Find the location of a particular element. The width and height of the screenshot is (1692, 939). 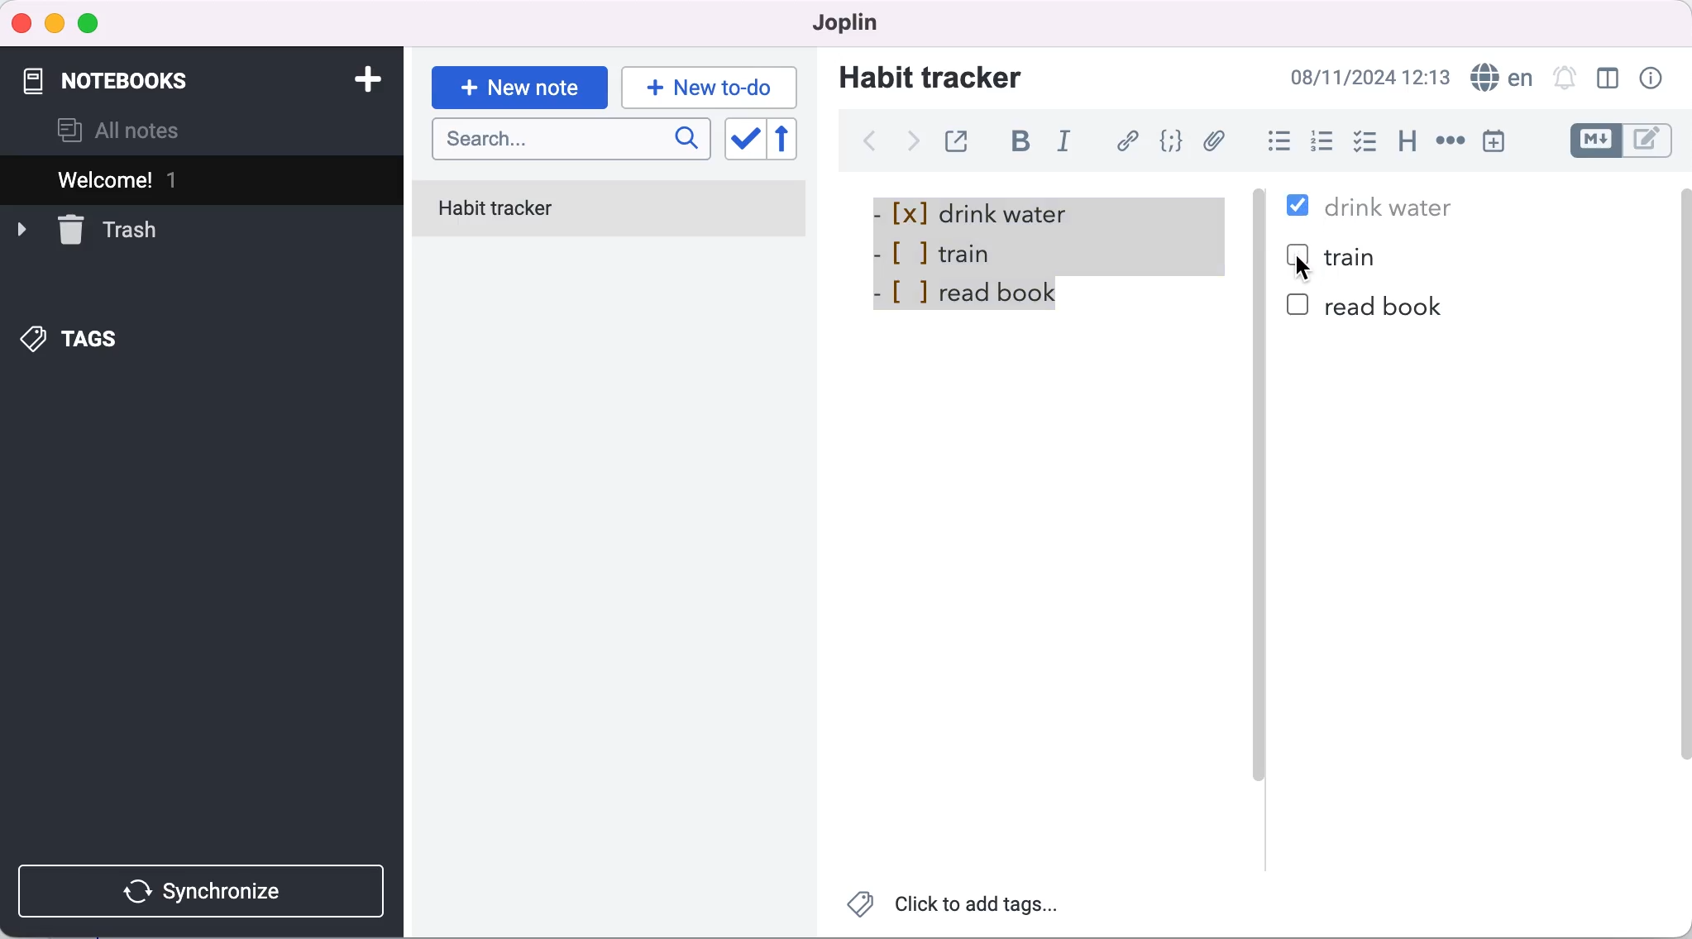

scroll bar is located at coordinates (1681, 511).